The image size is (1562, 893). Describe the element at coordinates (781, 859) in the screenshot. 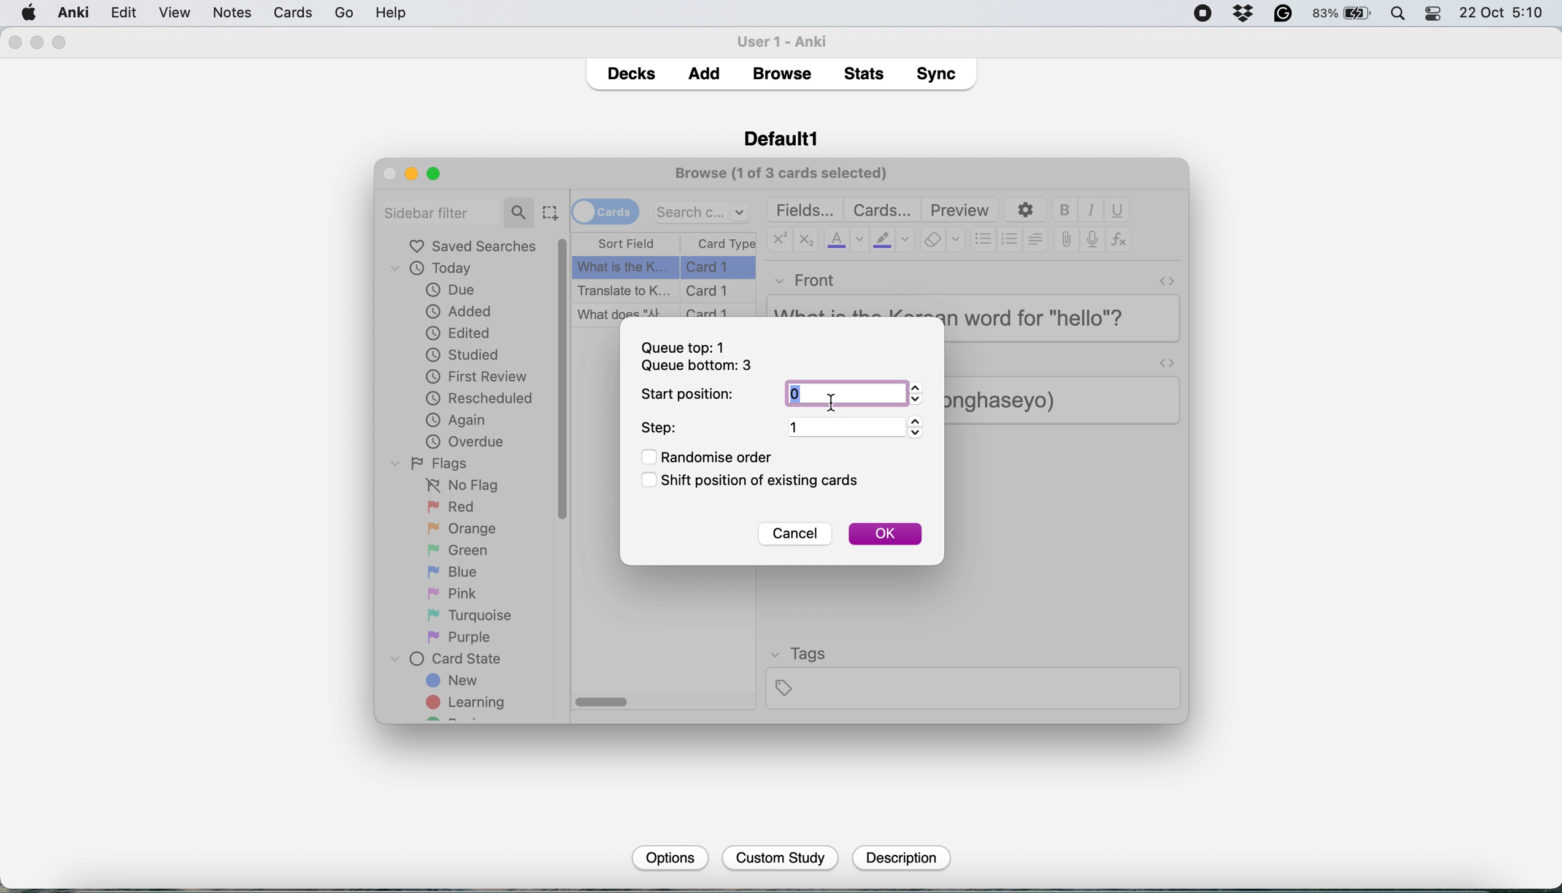

I see `Custom study` at that location.